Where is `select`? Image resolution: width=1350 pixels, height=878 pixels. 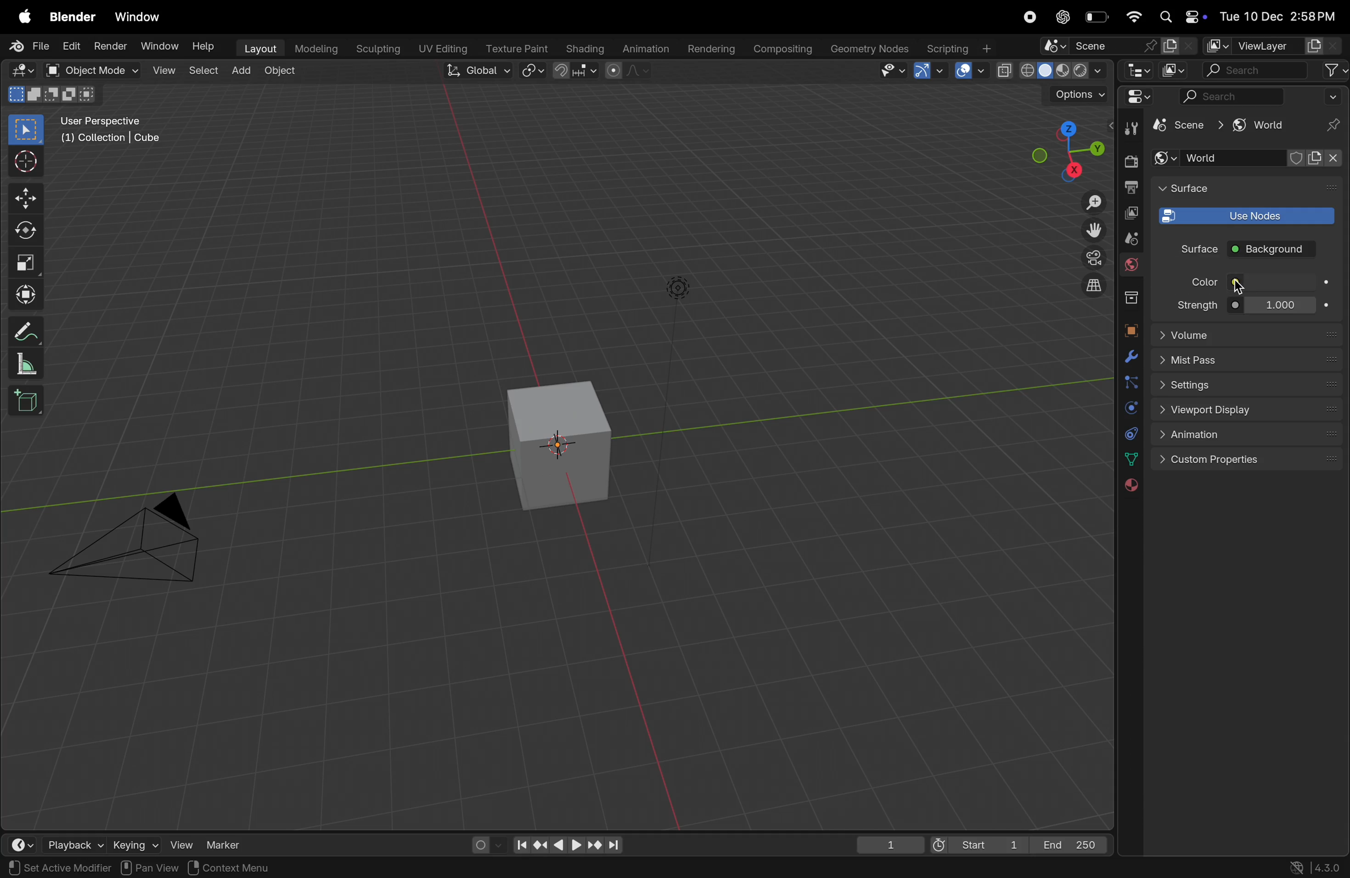
select is located at coordinates (201, 71).